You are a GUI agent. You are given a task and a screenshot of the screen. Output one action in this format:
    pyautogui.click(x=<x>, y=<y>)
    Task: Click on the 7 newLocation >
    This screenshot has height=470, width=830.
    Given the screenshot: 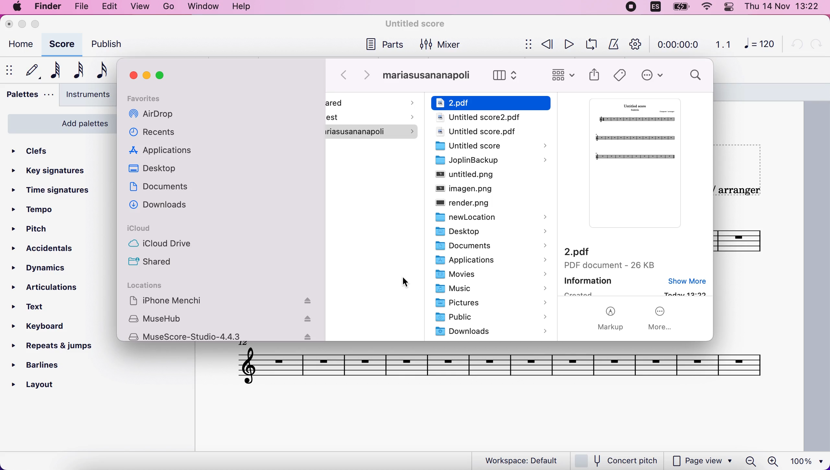 What is the action you would take?
    pyautogui.click(x=485, y=217)
    